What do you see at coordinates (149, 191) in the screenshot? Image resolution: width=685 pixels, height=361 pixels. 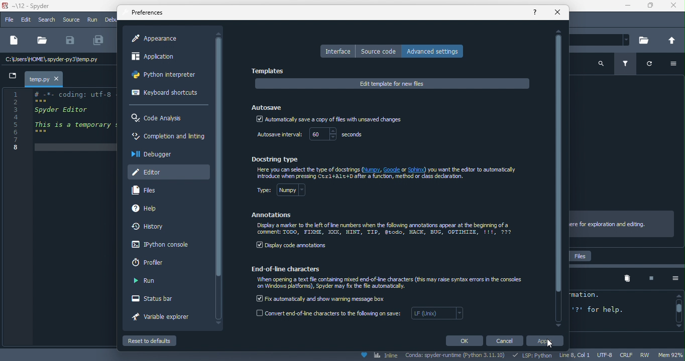 I see `files` at bounding box center [149, 191].